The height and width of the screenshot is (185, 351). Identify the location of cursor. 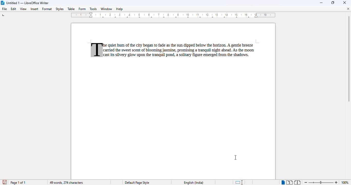
(236, 158).